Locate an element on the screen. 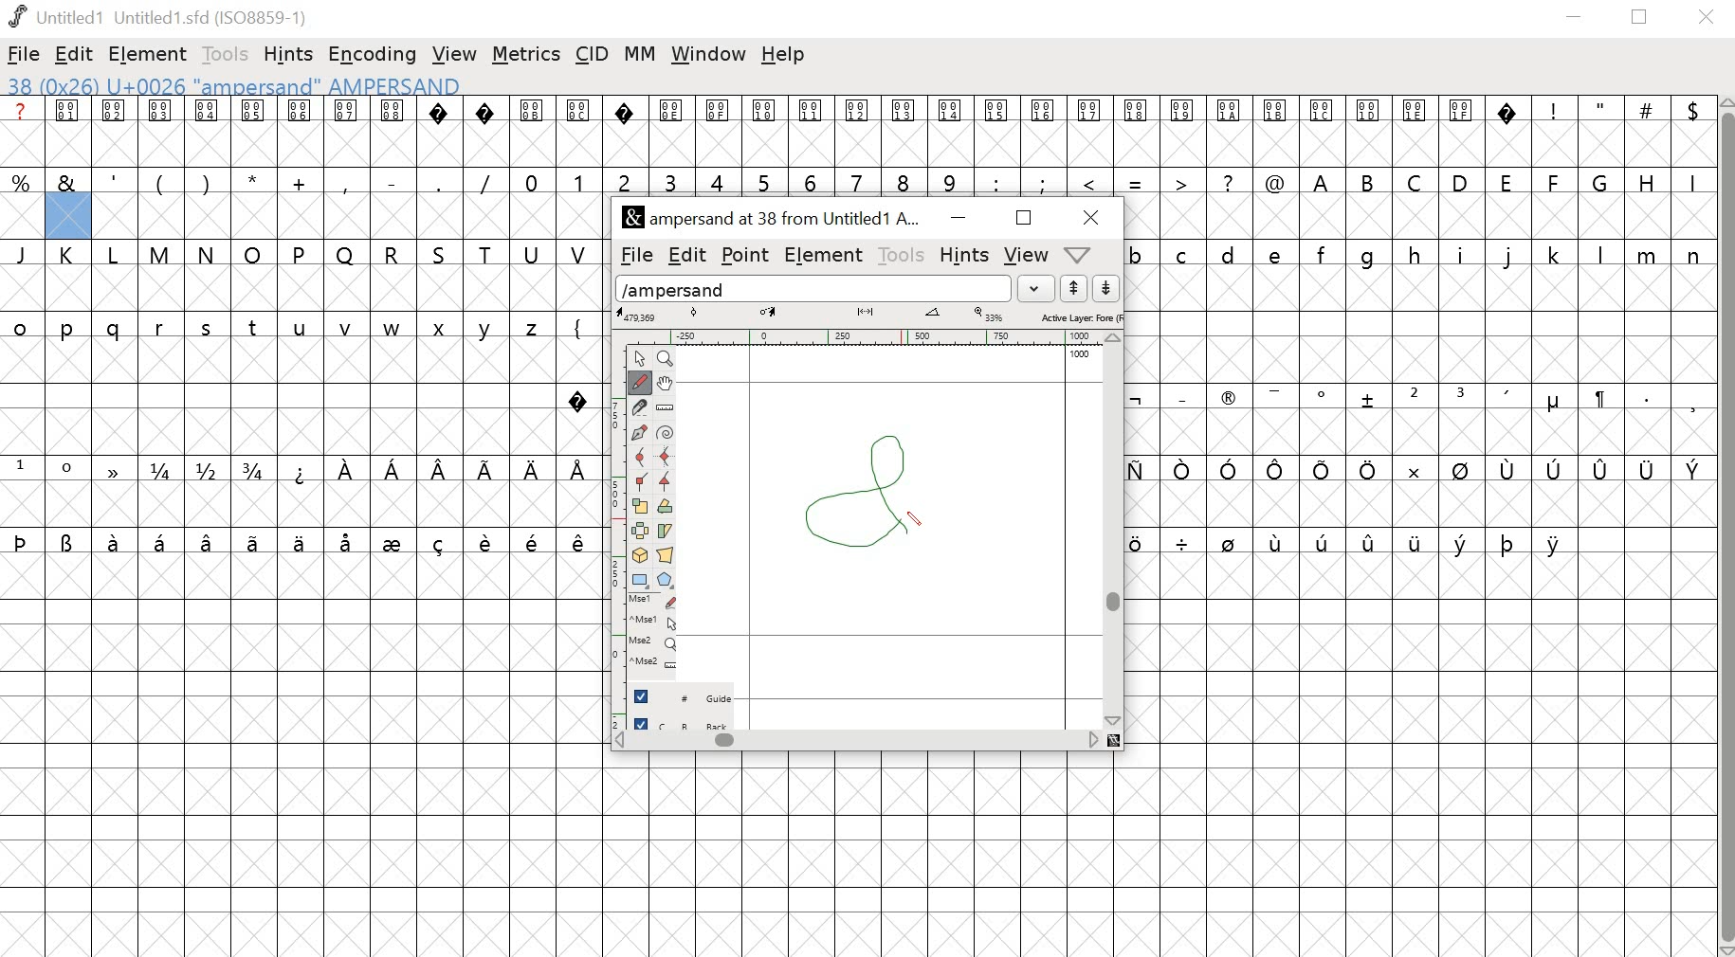  # is located at coordinates (1647, 133).